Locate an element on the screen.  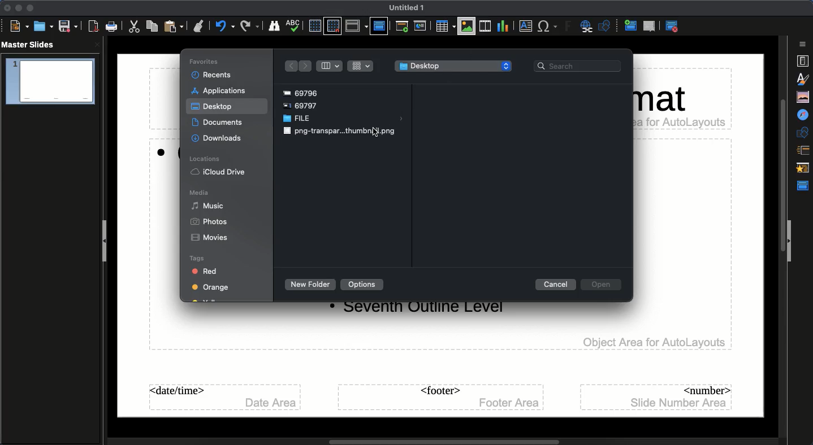
Open is located at coordinates (600, 285).